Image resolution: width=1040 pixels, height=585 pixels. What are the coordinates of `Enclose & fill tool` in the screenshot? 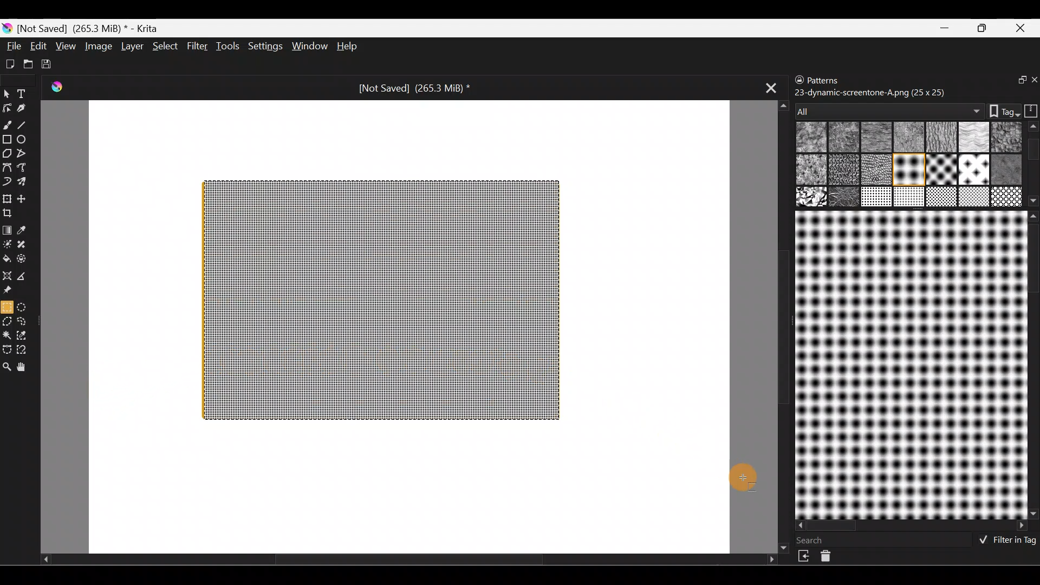 It's located at (27, 259).